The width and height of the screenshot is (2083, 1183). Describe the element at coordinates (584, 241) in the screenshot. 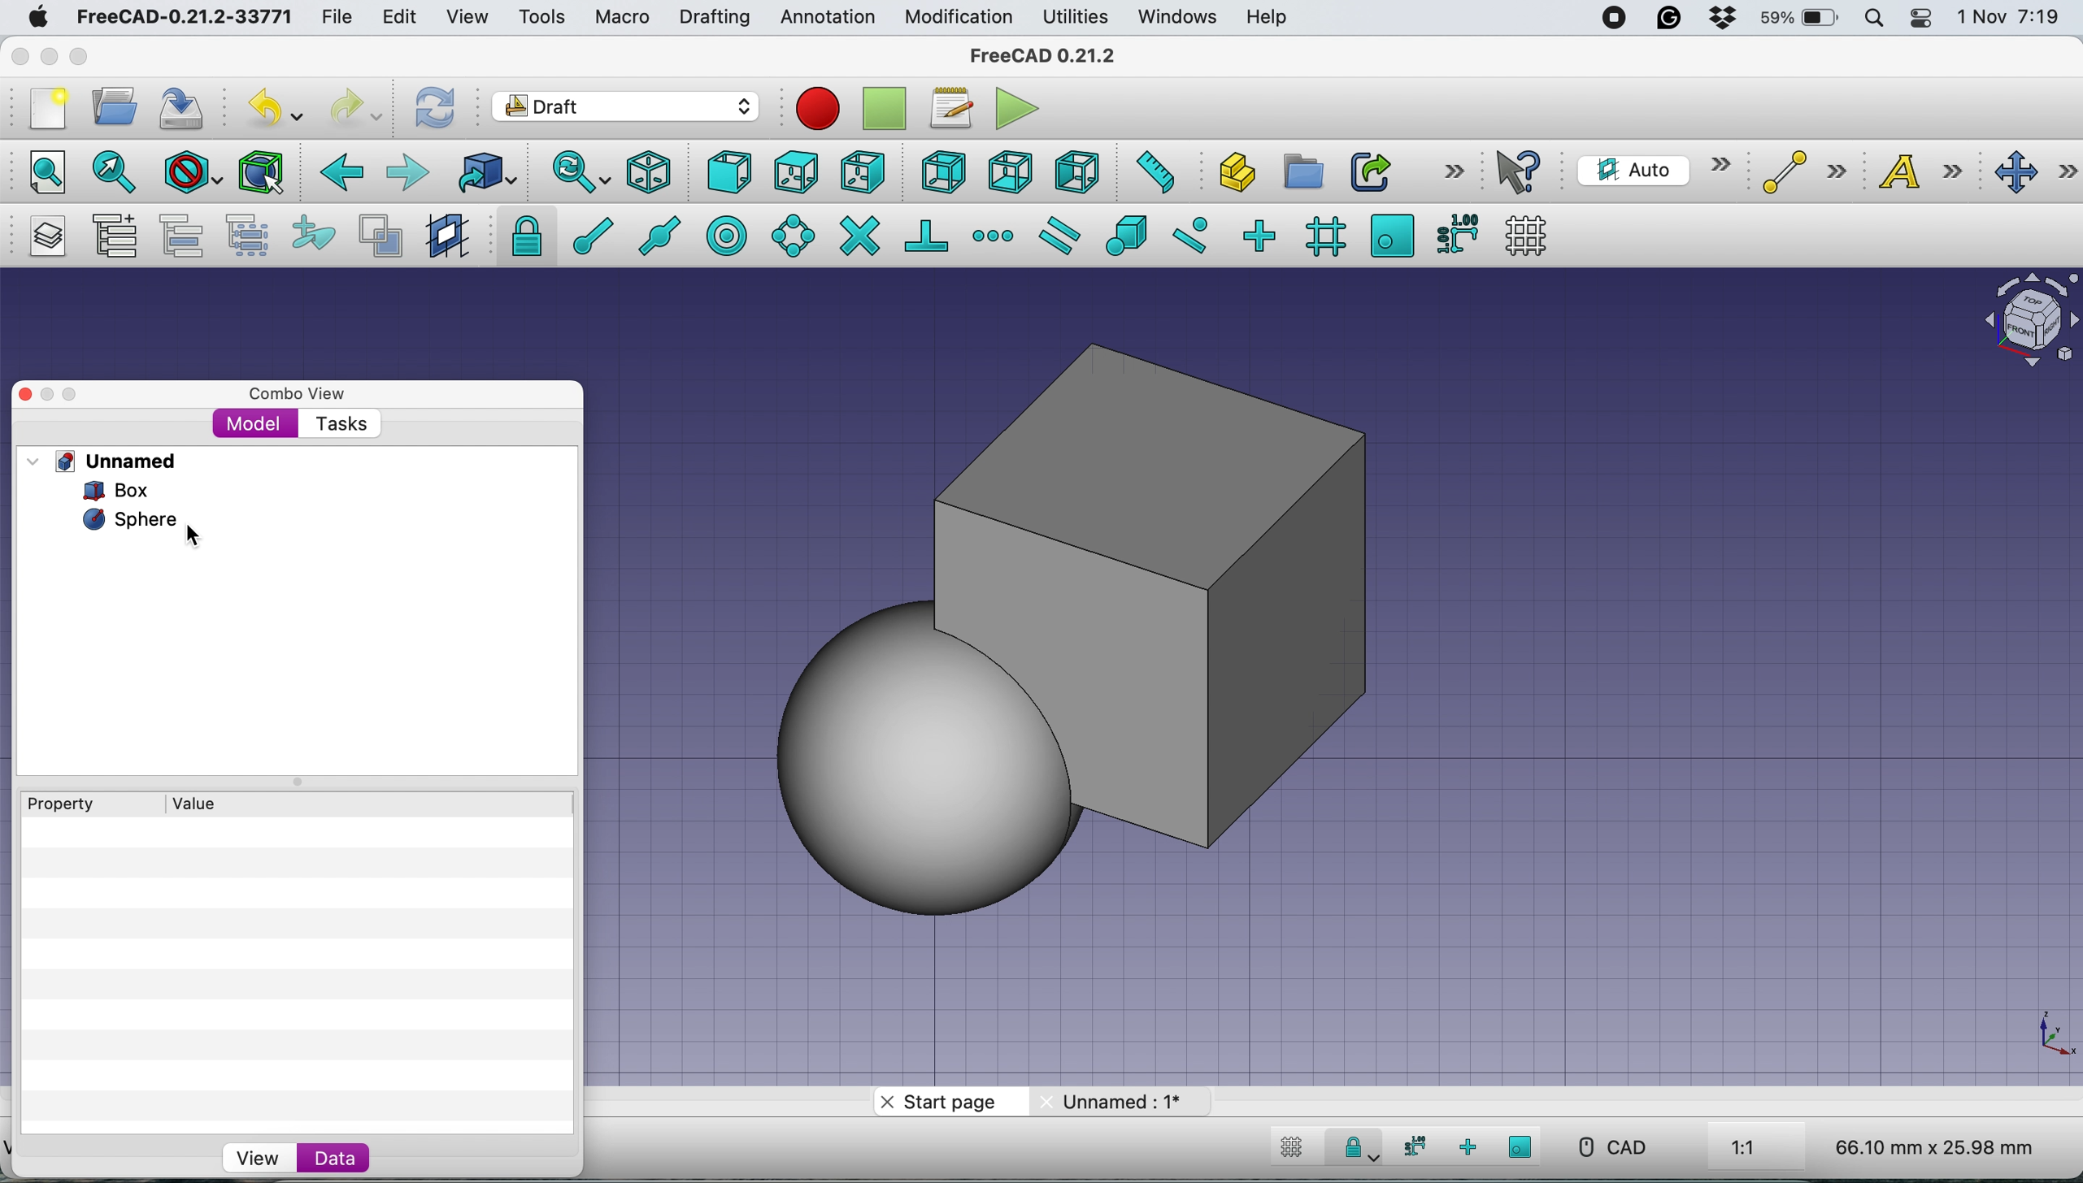

I see `snap endpoint` at that location.